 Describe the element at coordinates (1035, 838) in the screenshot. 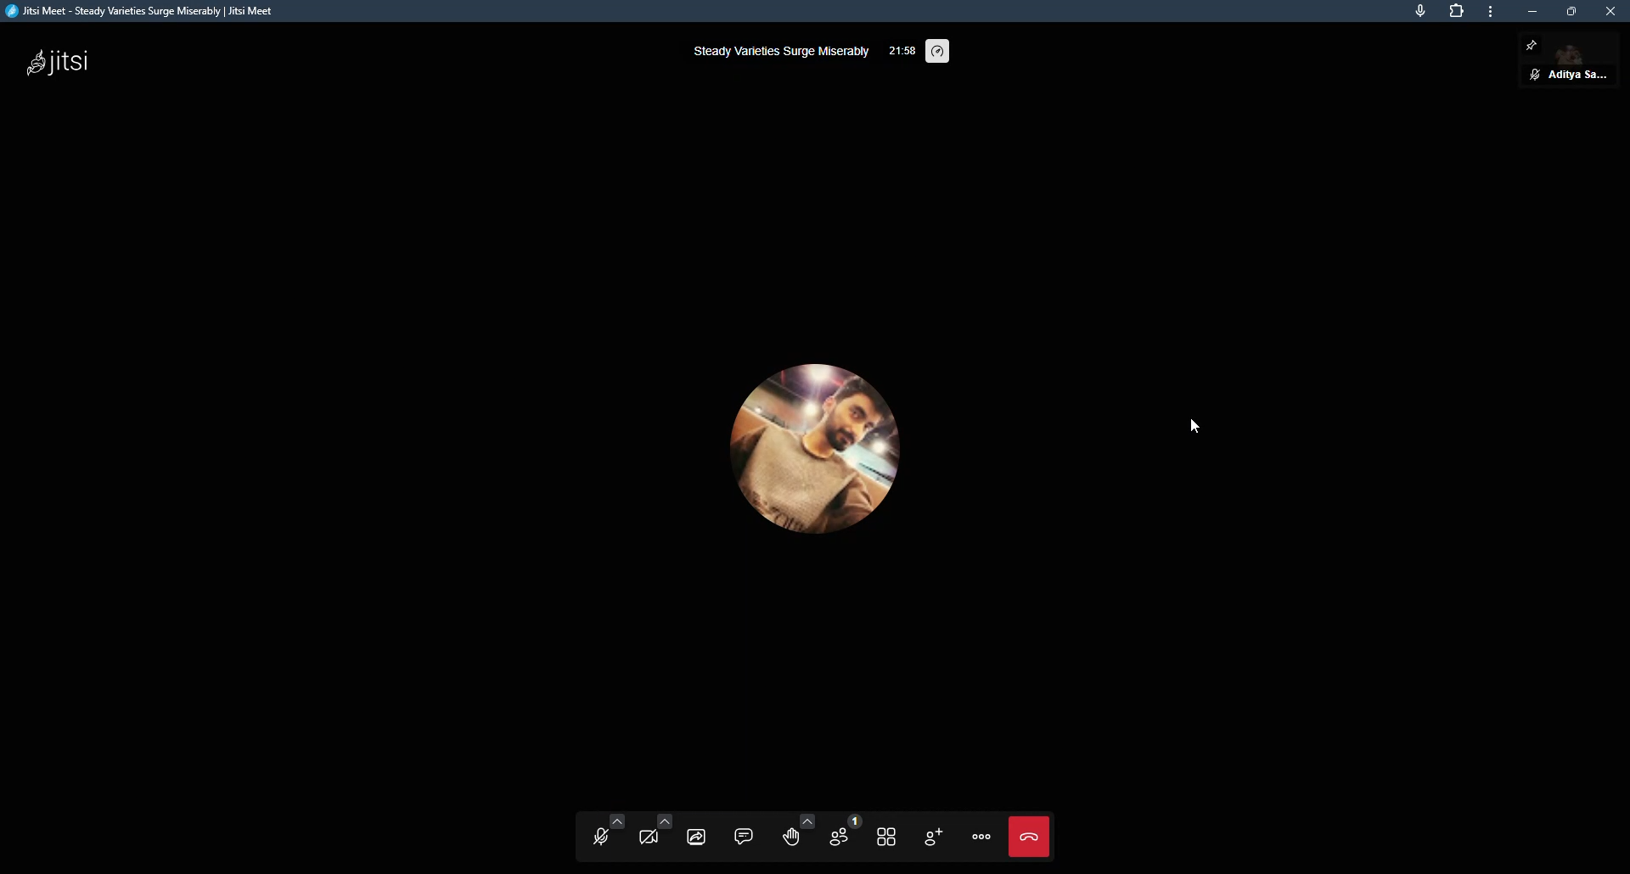

I see `end call` at that location.